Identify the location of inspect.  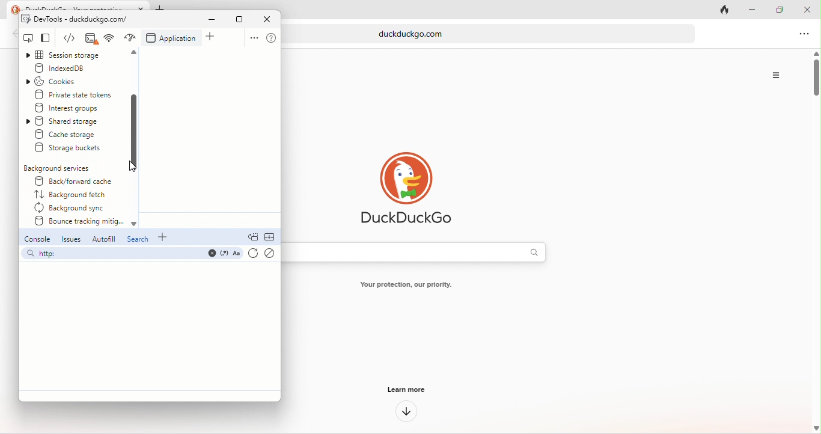
(28, 38).